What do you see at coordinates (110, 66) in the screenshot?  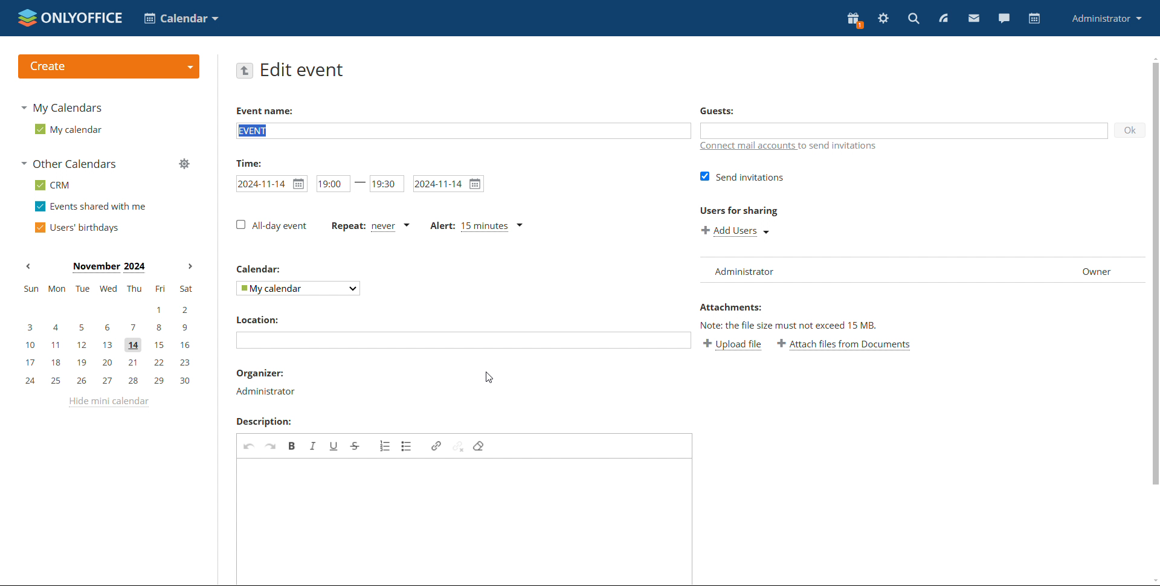 I see `logo` at bounding box center [110, 66].